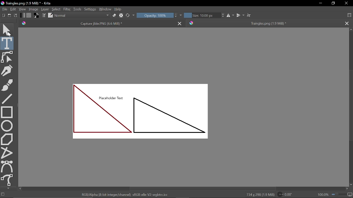 This screenshot has height=198, width=353. I want to click on Rotate, so click(285, 195).